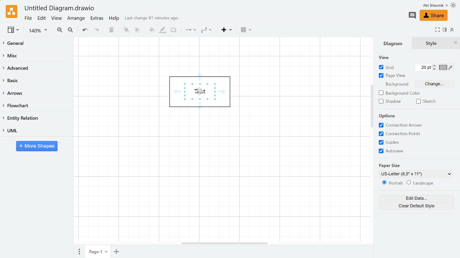 The width and height of the screenshot is (460, 258). I want to click on Potrait, so click(392, 184).